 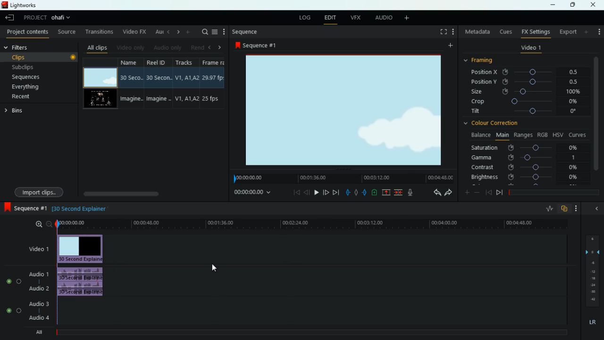 What do you see at coordinates (214, 77) in the screenshot?
I see `29.97 fbs` at bounding box center [214, 77].